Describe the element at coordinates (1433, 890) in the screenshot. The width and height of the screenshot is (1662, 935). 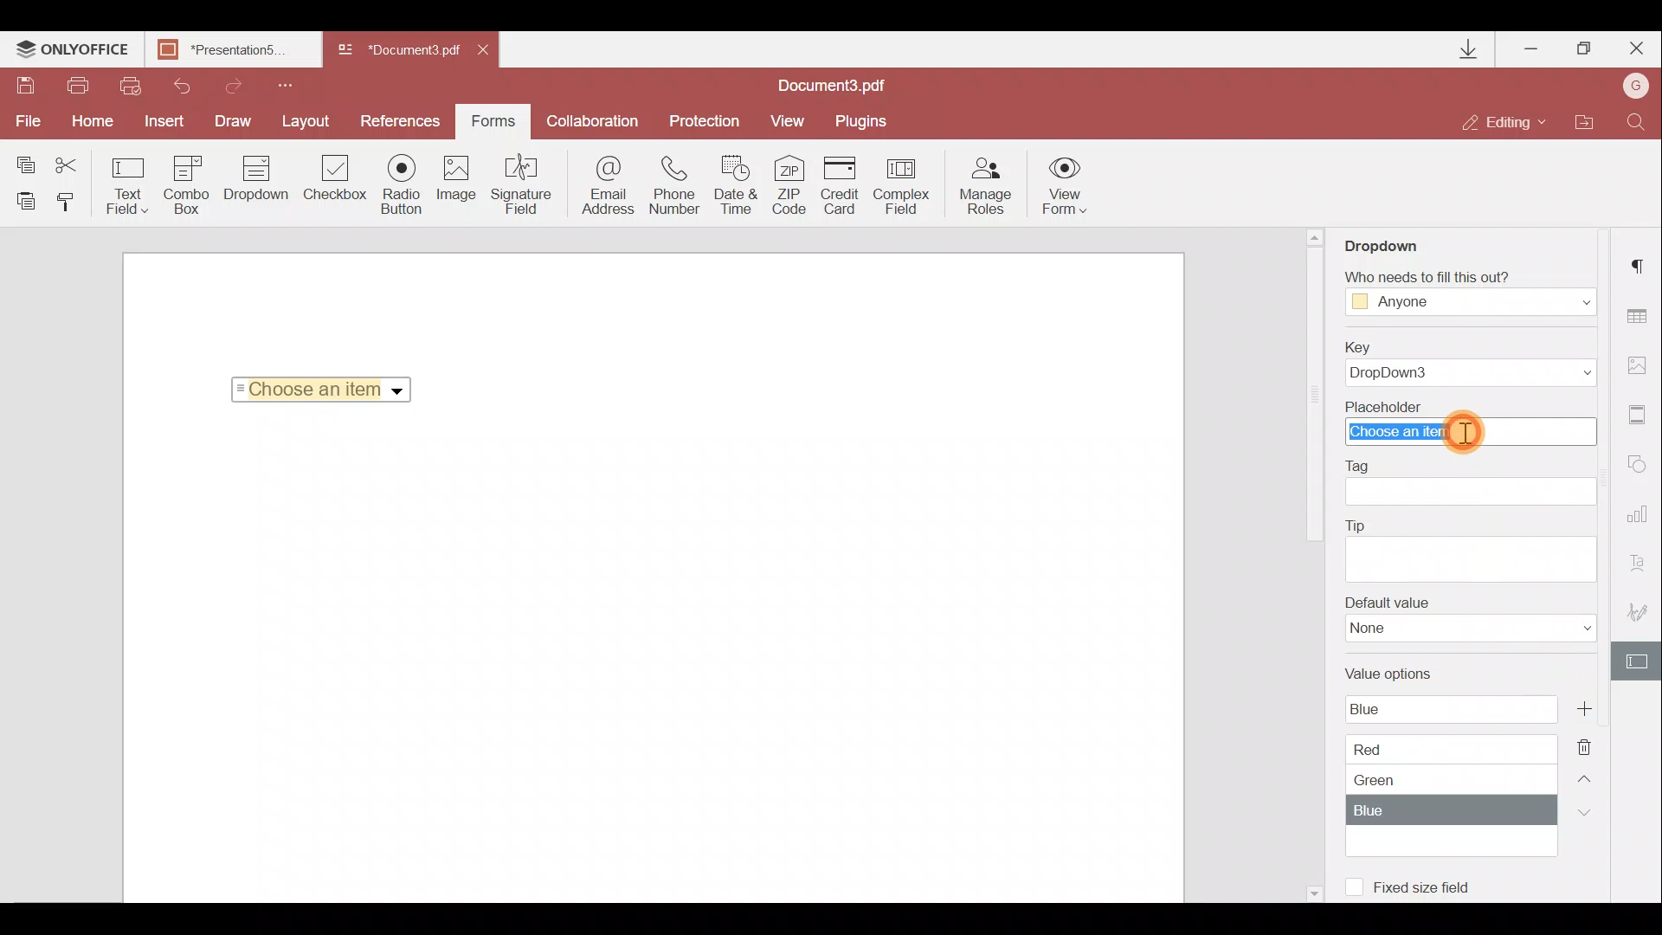
I see `Fixed size field` at that location.